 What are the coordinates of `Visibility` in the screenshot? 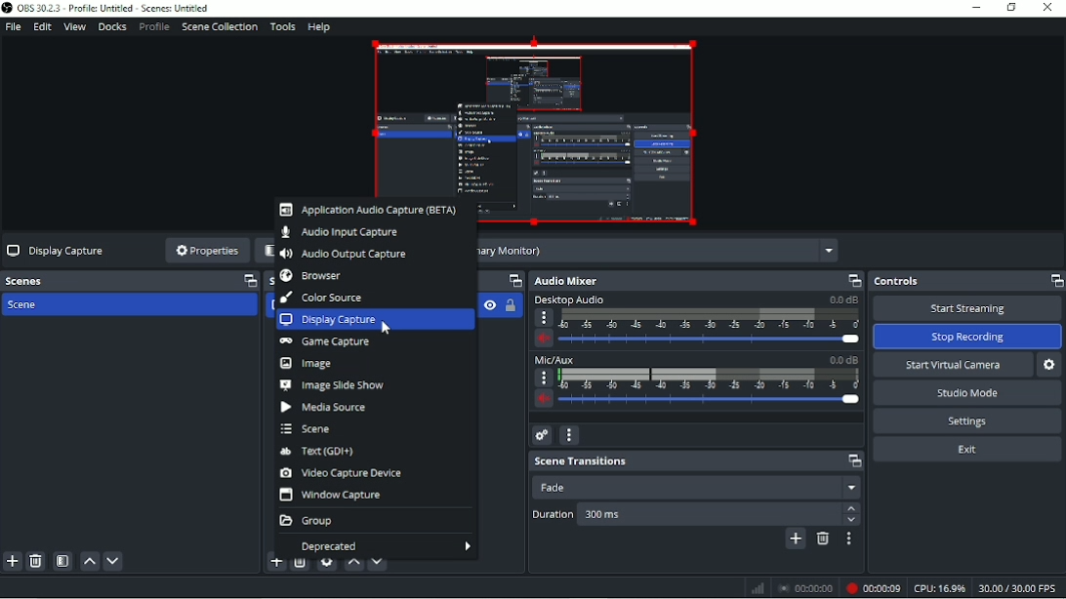 It's located at (488, 304).